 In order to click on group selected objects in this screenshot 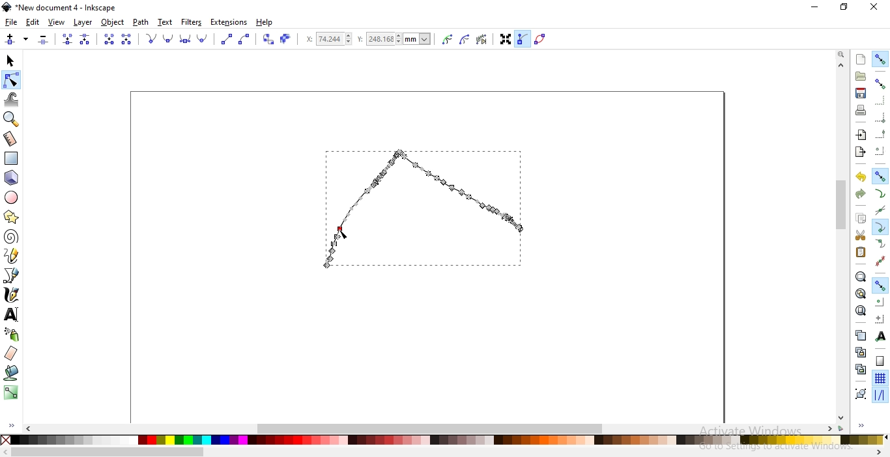, I will do `click(861, 393)`.